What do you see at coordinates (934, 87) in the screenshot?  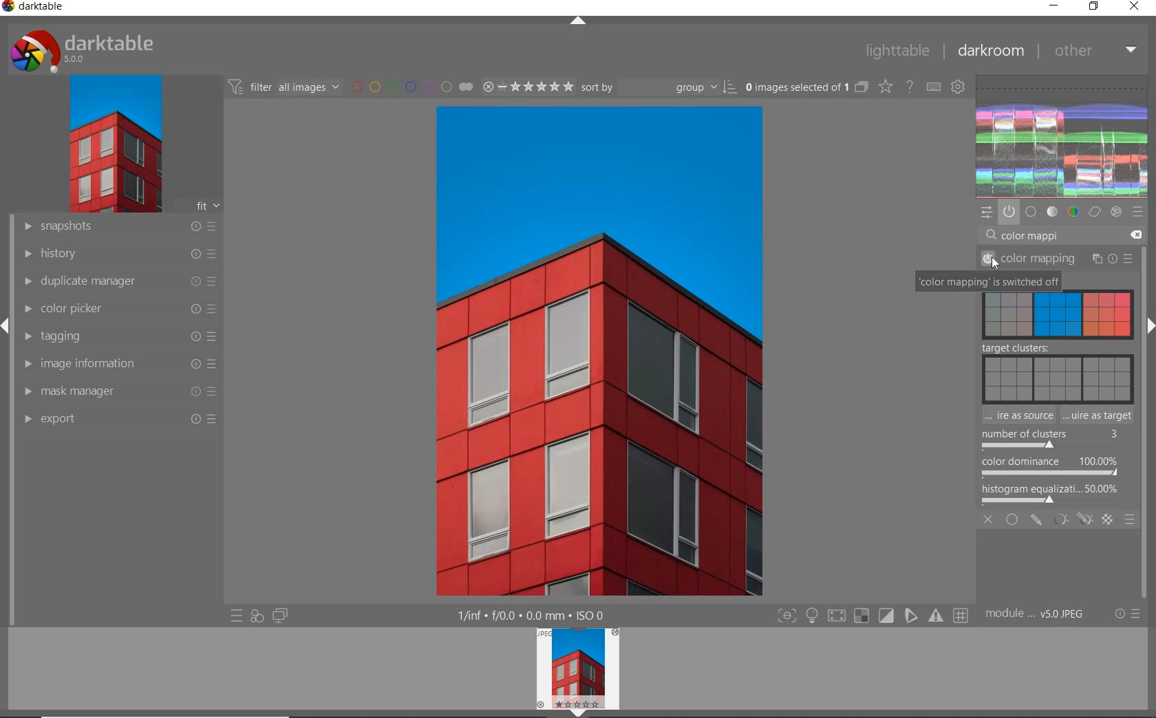 I see `define keyboard shortcut` at bounding box center [934, 87].